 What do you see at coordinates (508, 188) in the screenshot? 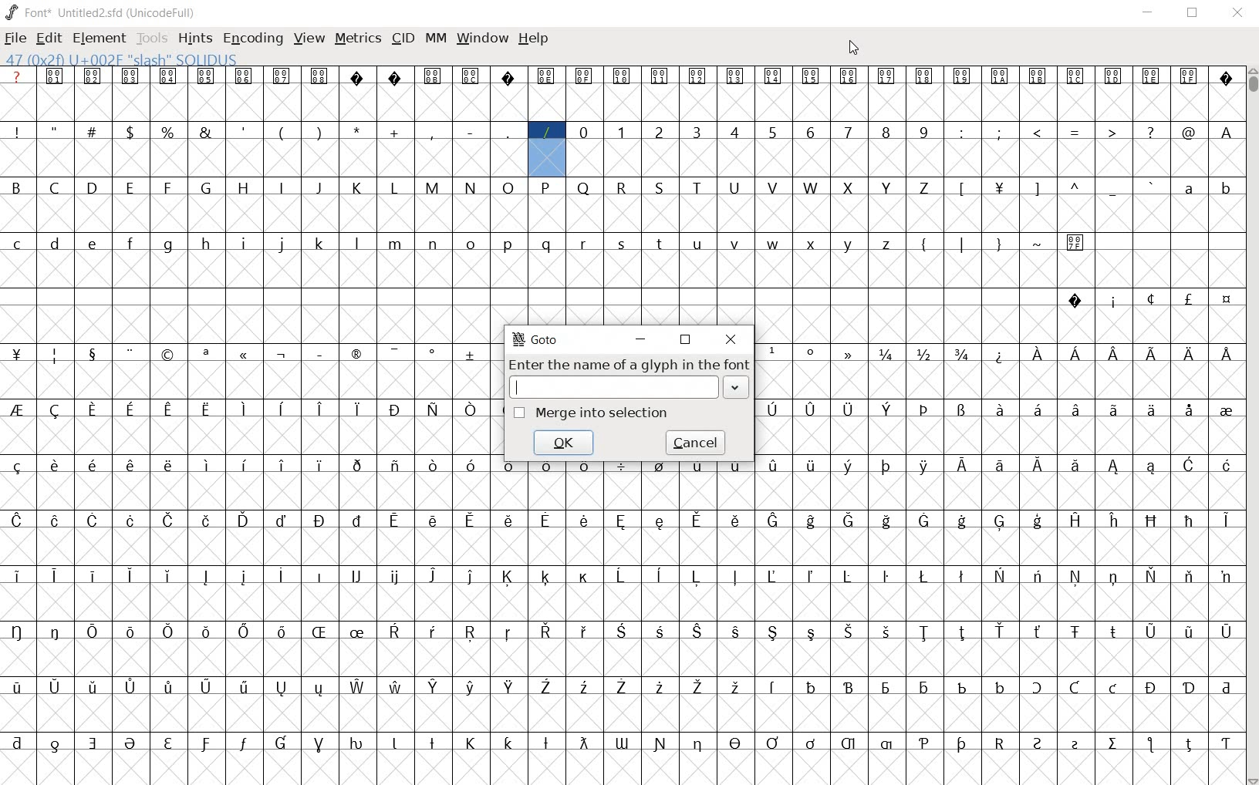
I see `glyph` at bounding box center [508, 188].